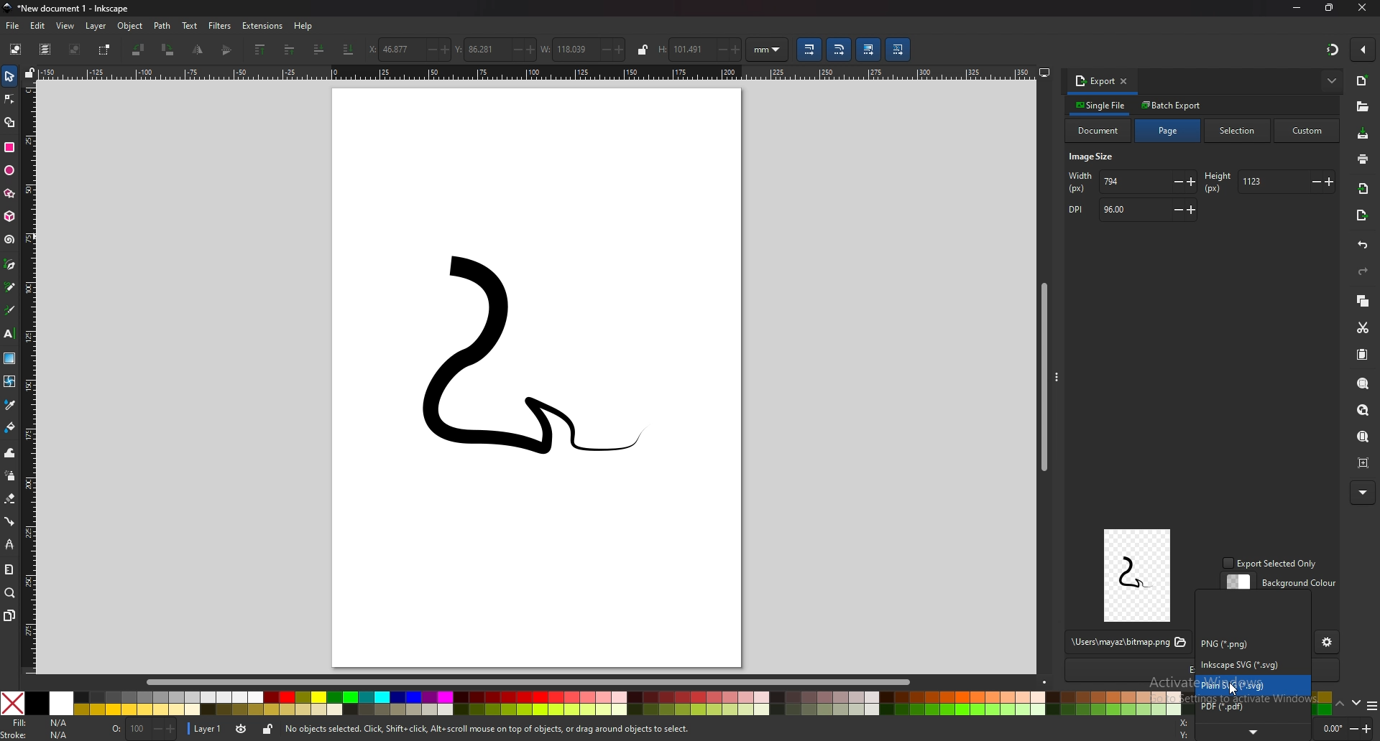  I want to click on more, so click(1254, 732).